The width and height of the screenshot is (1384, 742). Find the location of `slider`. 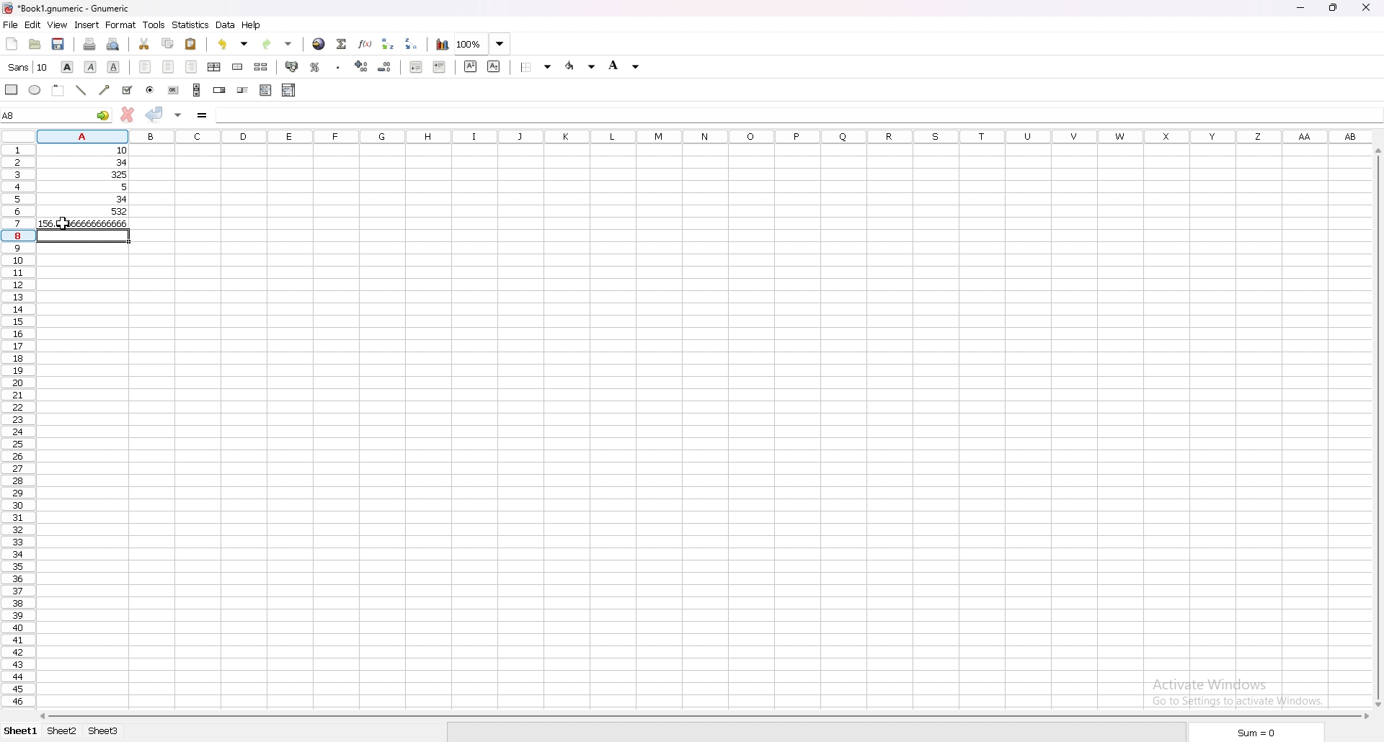

slider is located at coordinates (243, 90).